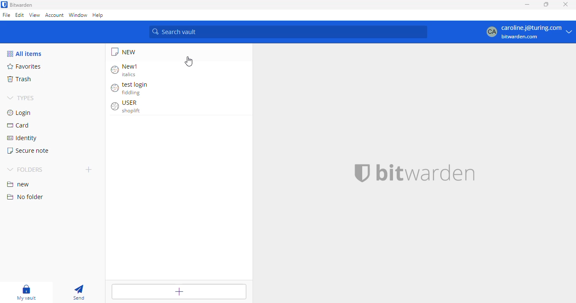 The image size is (576, 303). I want to click on window, so click(78, 15).